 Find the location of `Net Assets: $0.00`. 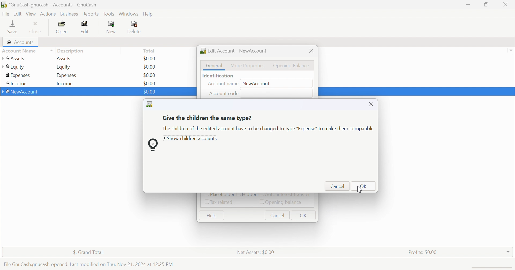

Net Assets: $0.00 is located at coordinates (255, 252).